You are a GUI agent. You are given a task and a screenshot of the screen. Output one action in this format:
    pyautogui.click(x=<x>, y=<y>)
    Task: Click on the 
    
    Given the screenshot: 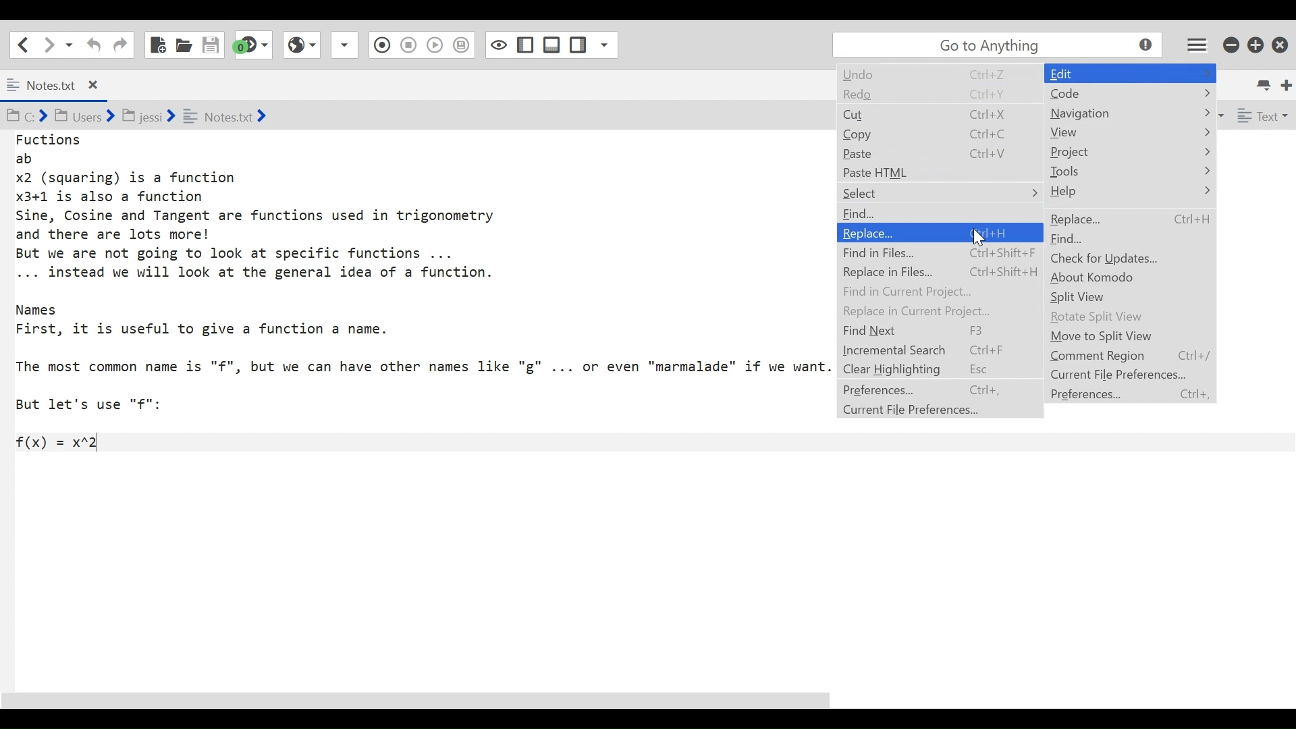 What is the action you would take?
    pyautogui.click(x=927, y=331)
    